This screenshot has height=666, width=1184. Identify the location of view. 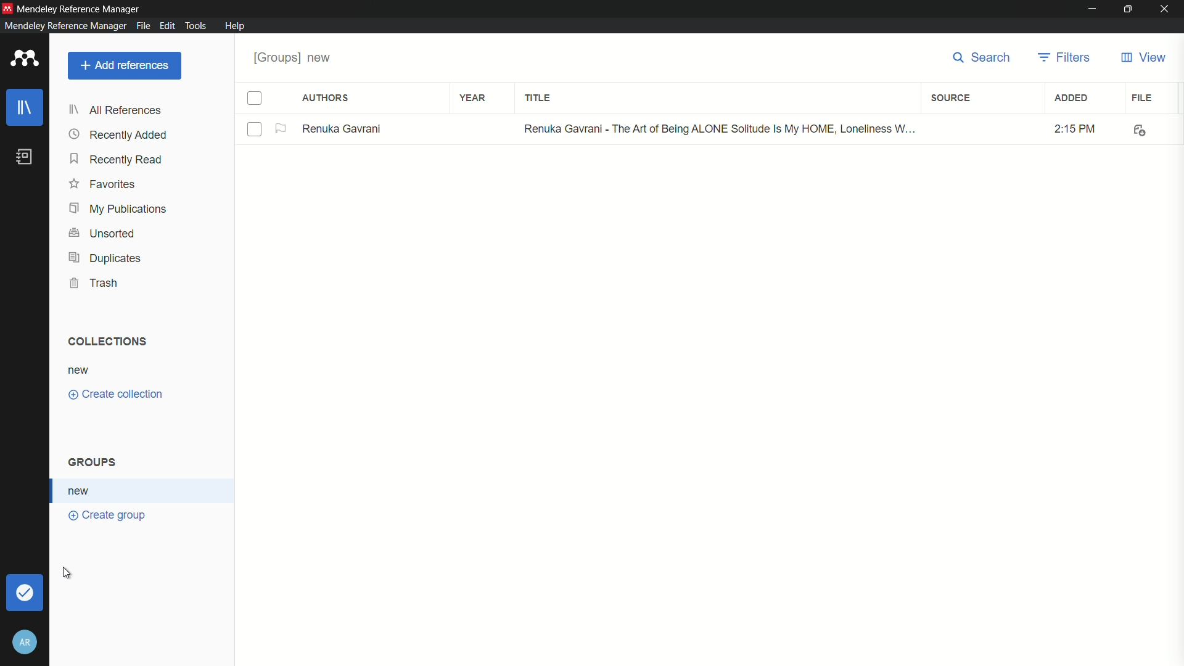
(1143, 57).